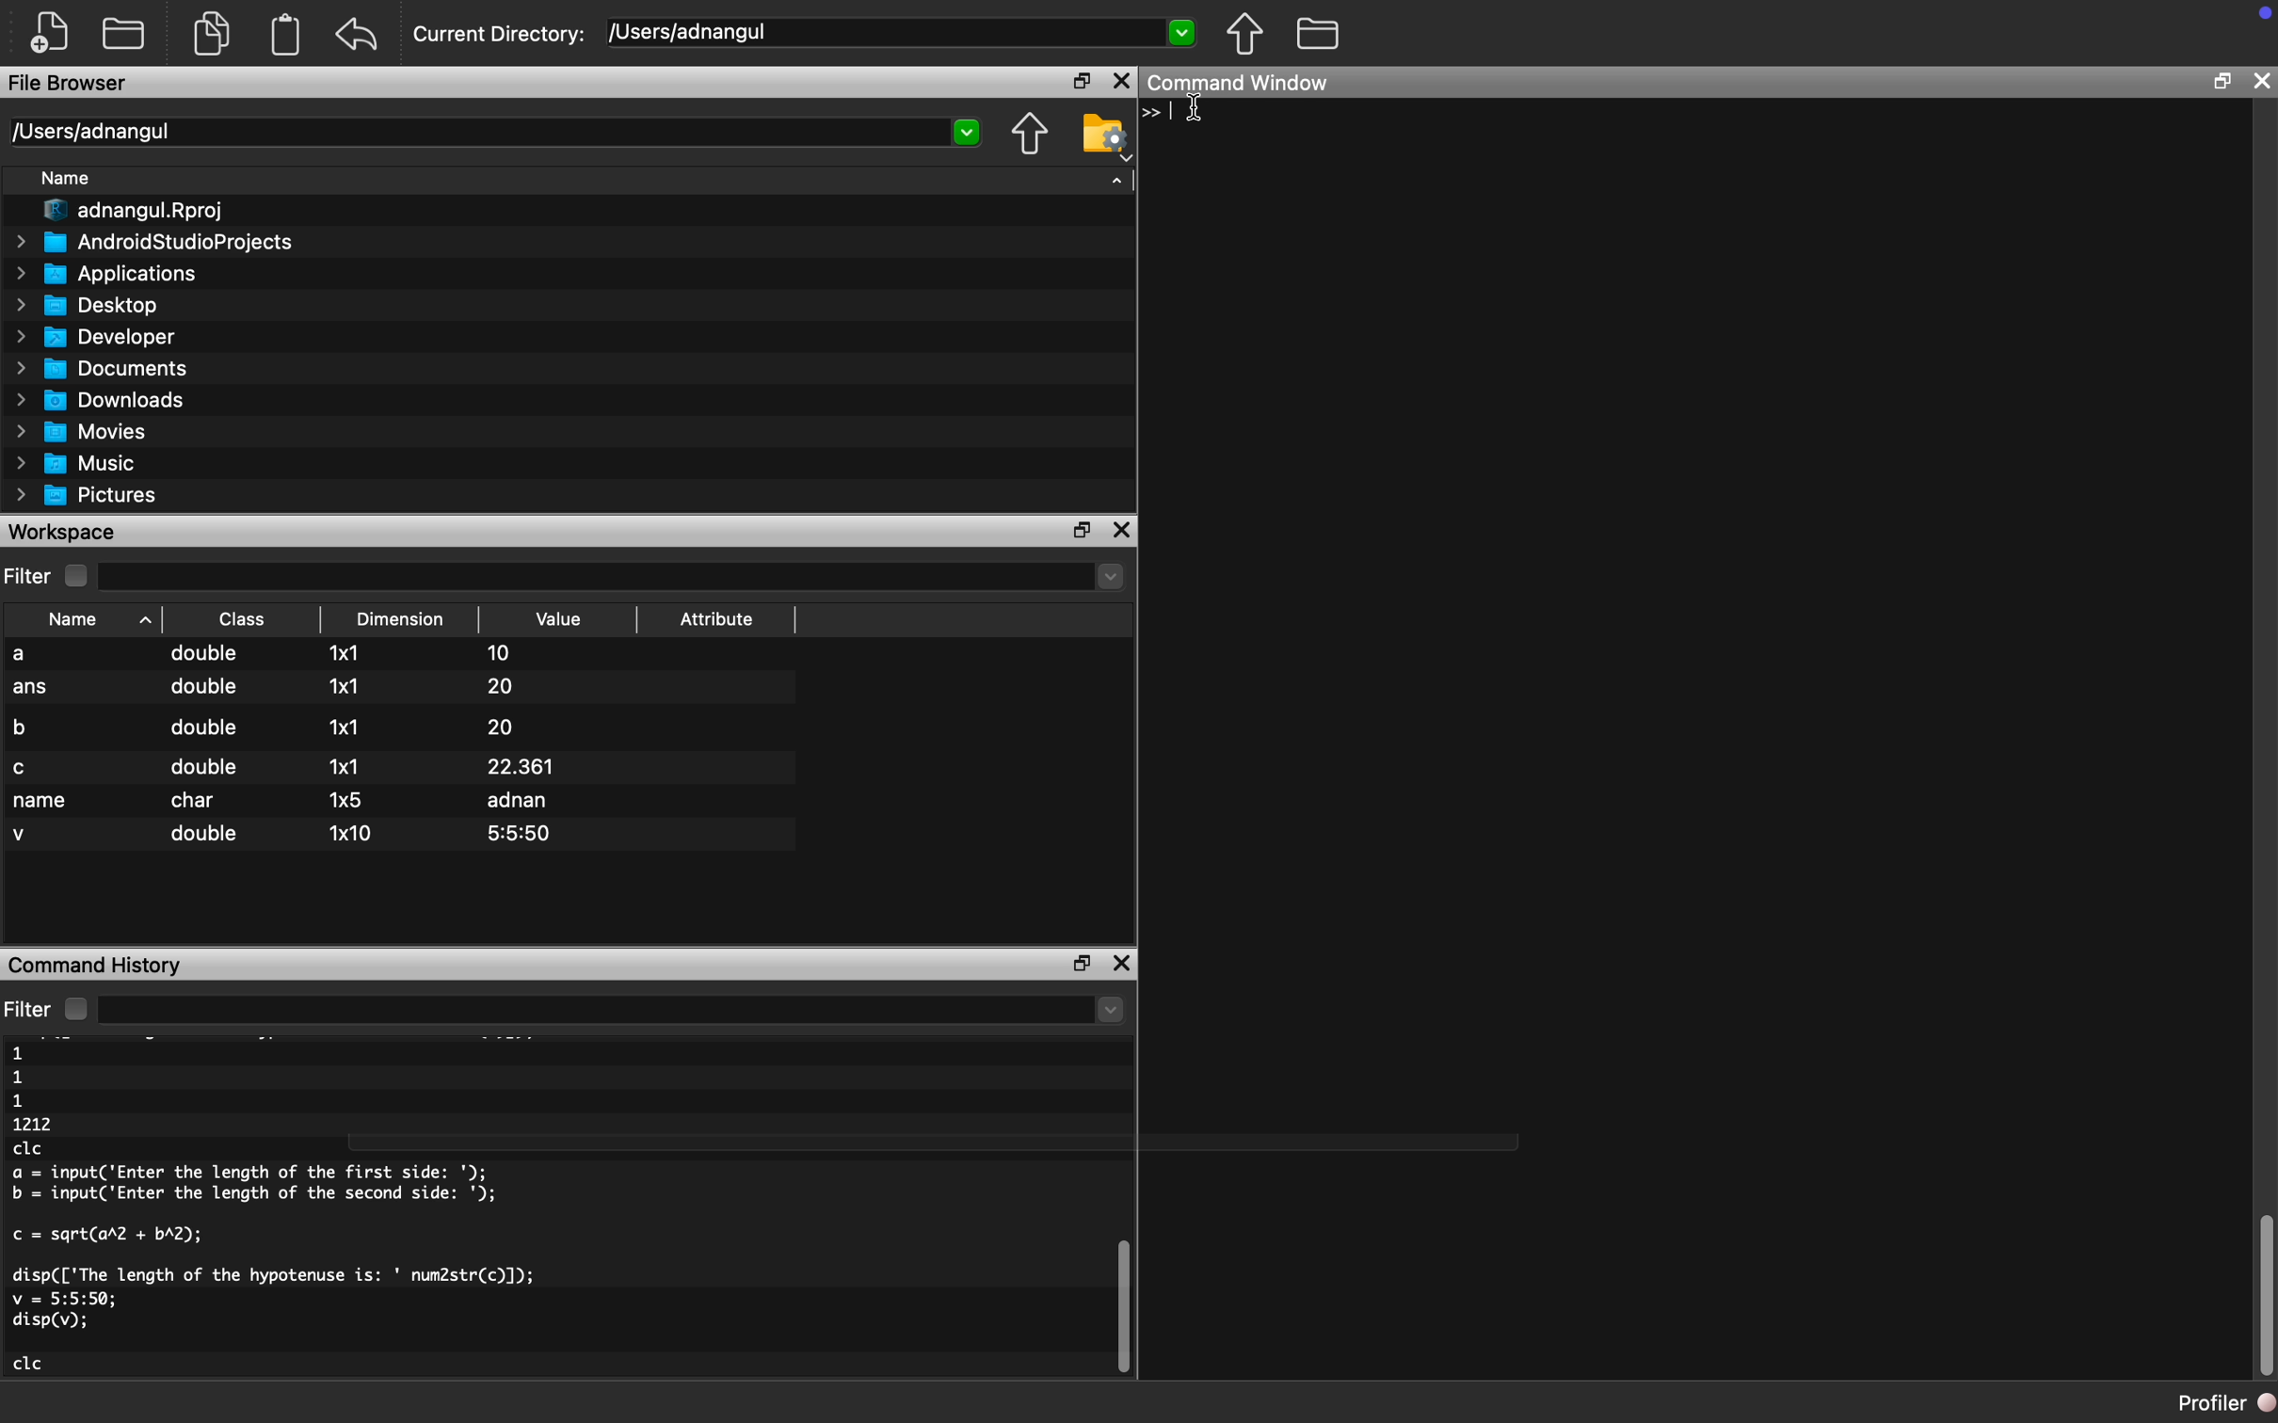  What do you see at coordinates (209, 727) in the screenshot?
I see `double` at bounding box center [209, 727].